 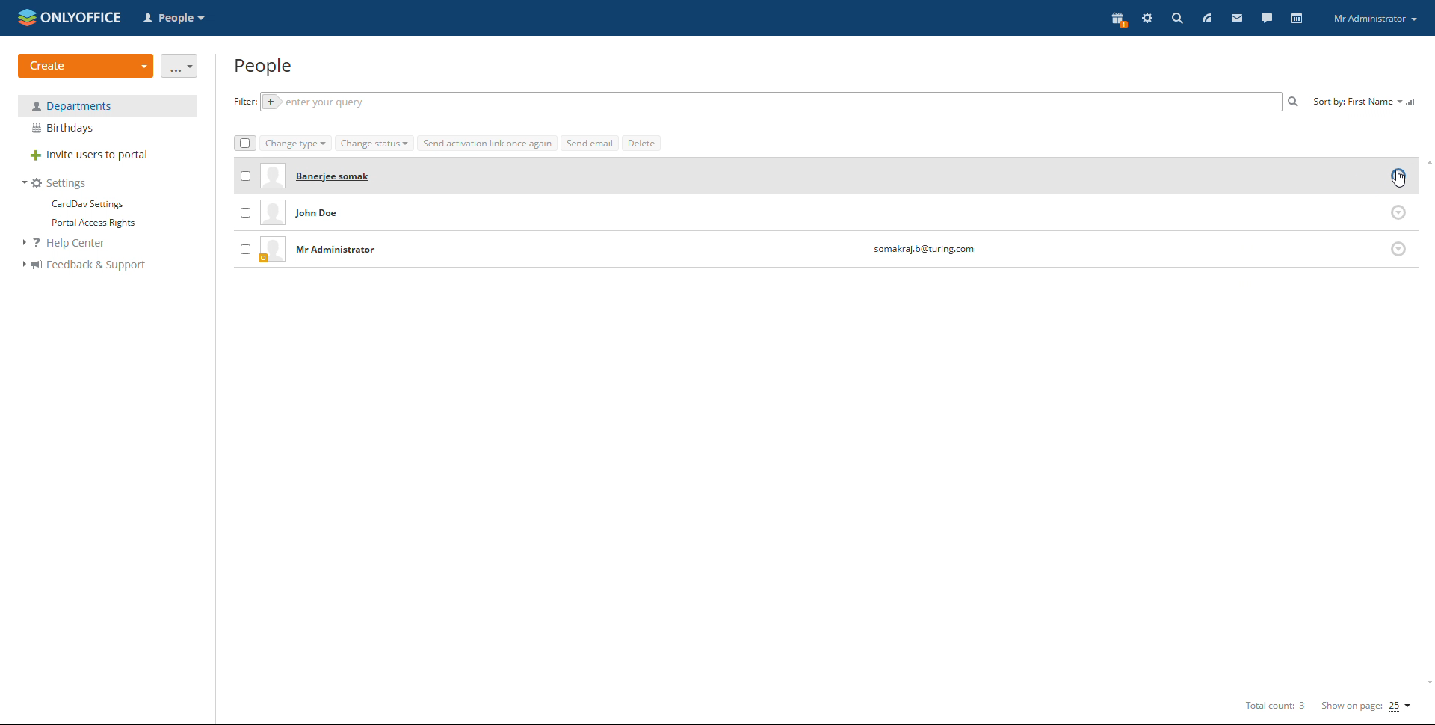 I want to click on people, so click(x=265, y=67).